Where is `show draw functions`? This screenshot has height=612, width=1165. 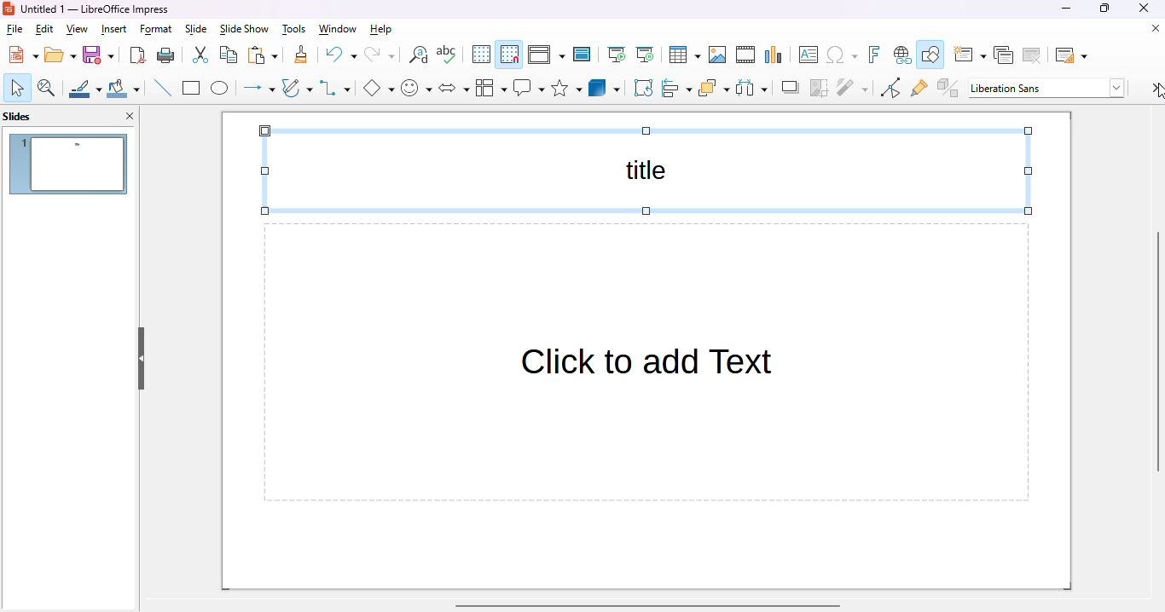
show draw functions is located at coordinates (930, 54).